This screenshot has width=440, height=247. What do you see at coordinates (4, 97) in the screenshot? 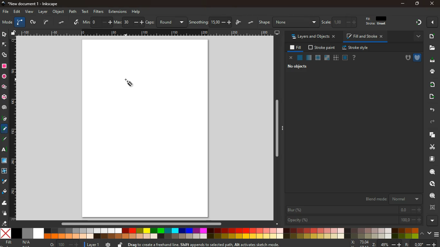
I see `3d tool` at bounding box center [4, 97].